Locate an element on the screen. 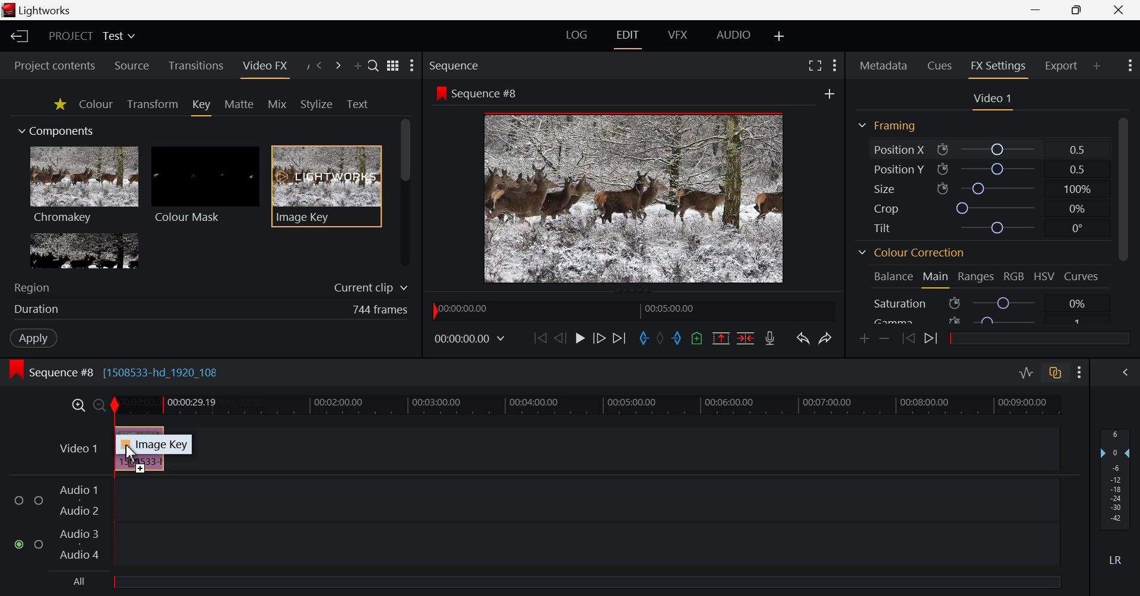 The width and height of the screenshot is (1140, 596). Audio Input Field is located at coordinates (584, 521).